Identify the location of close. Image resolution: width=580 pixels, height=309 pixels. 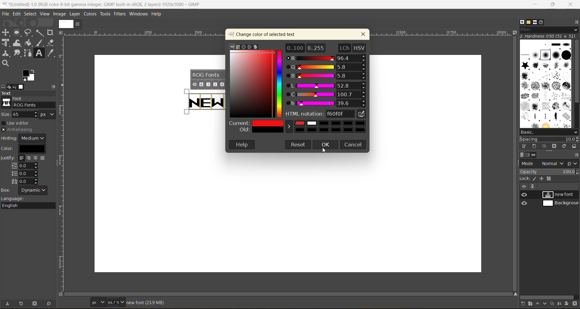
(363, 35).